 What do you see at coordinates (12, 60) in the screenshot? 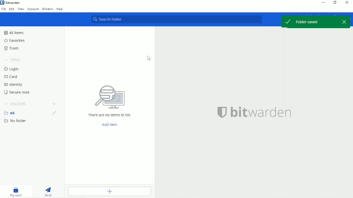
I see `Types` at bounding box center [12, 60].